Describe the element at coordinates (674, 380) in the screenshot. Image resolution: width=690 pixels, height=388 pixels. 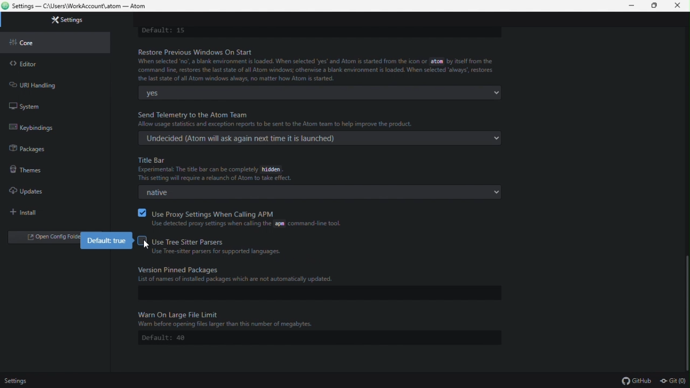
I see `Git (0)` at that location.